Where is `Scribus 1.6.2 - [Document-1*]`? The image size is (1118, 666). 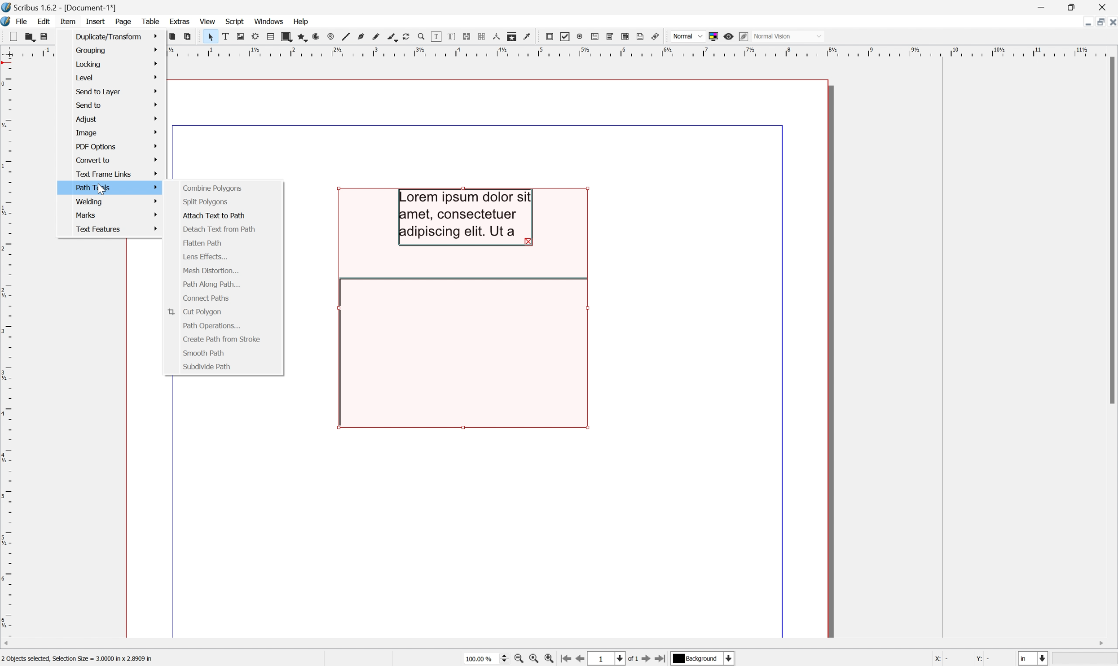
Scribus 1.6.2 - [Document-1*] is located at coordinates (57, 8).